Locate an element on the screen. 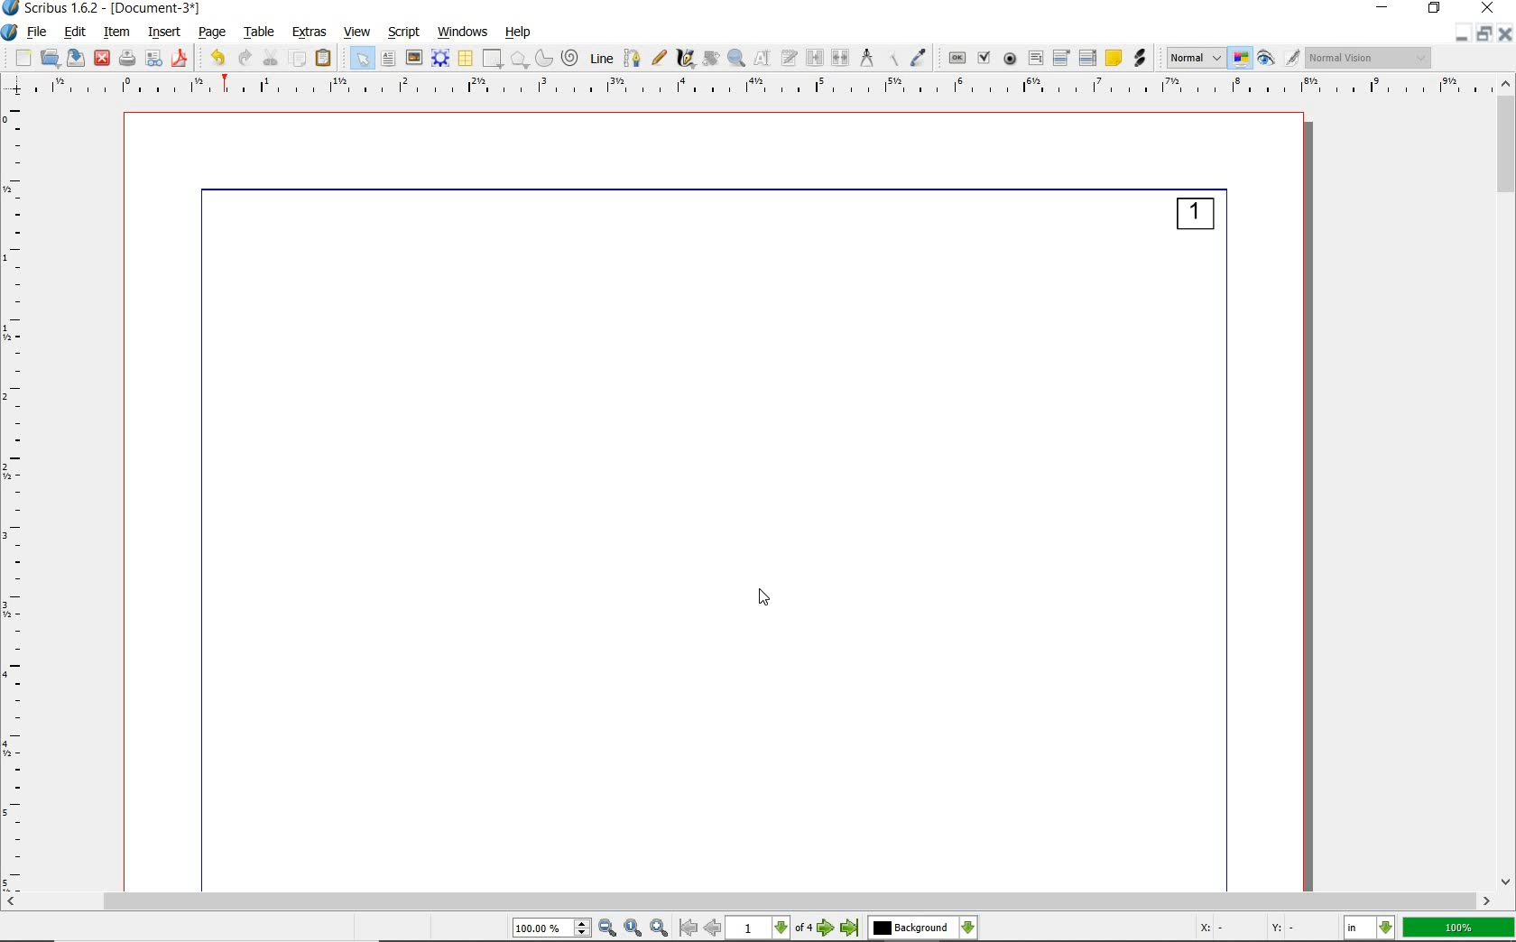 The image size is (1516, 942). 1 of 4 is located at coordinates (772, 929).